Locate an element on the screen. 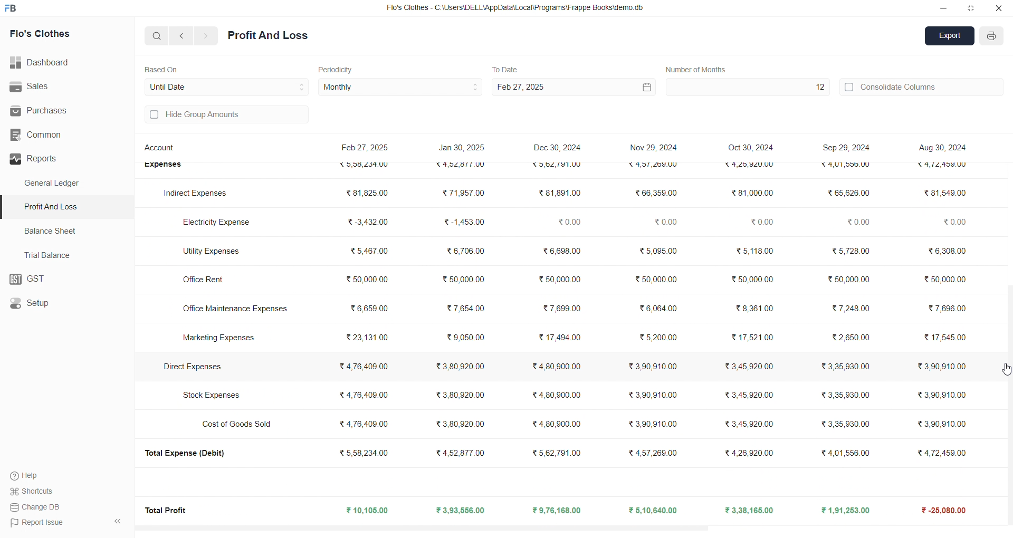  ₹ 4,01,556.00 is located at coordinates (839, 453).